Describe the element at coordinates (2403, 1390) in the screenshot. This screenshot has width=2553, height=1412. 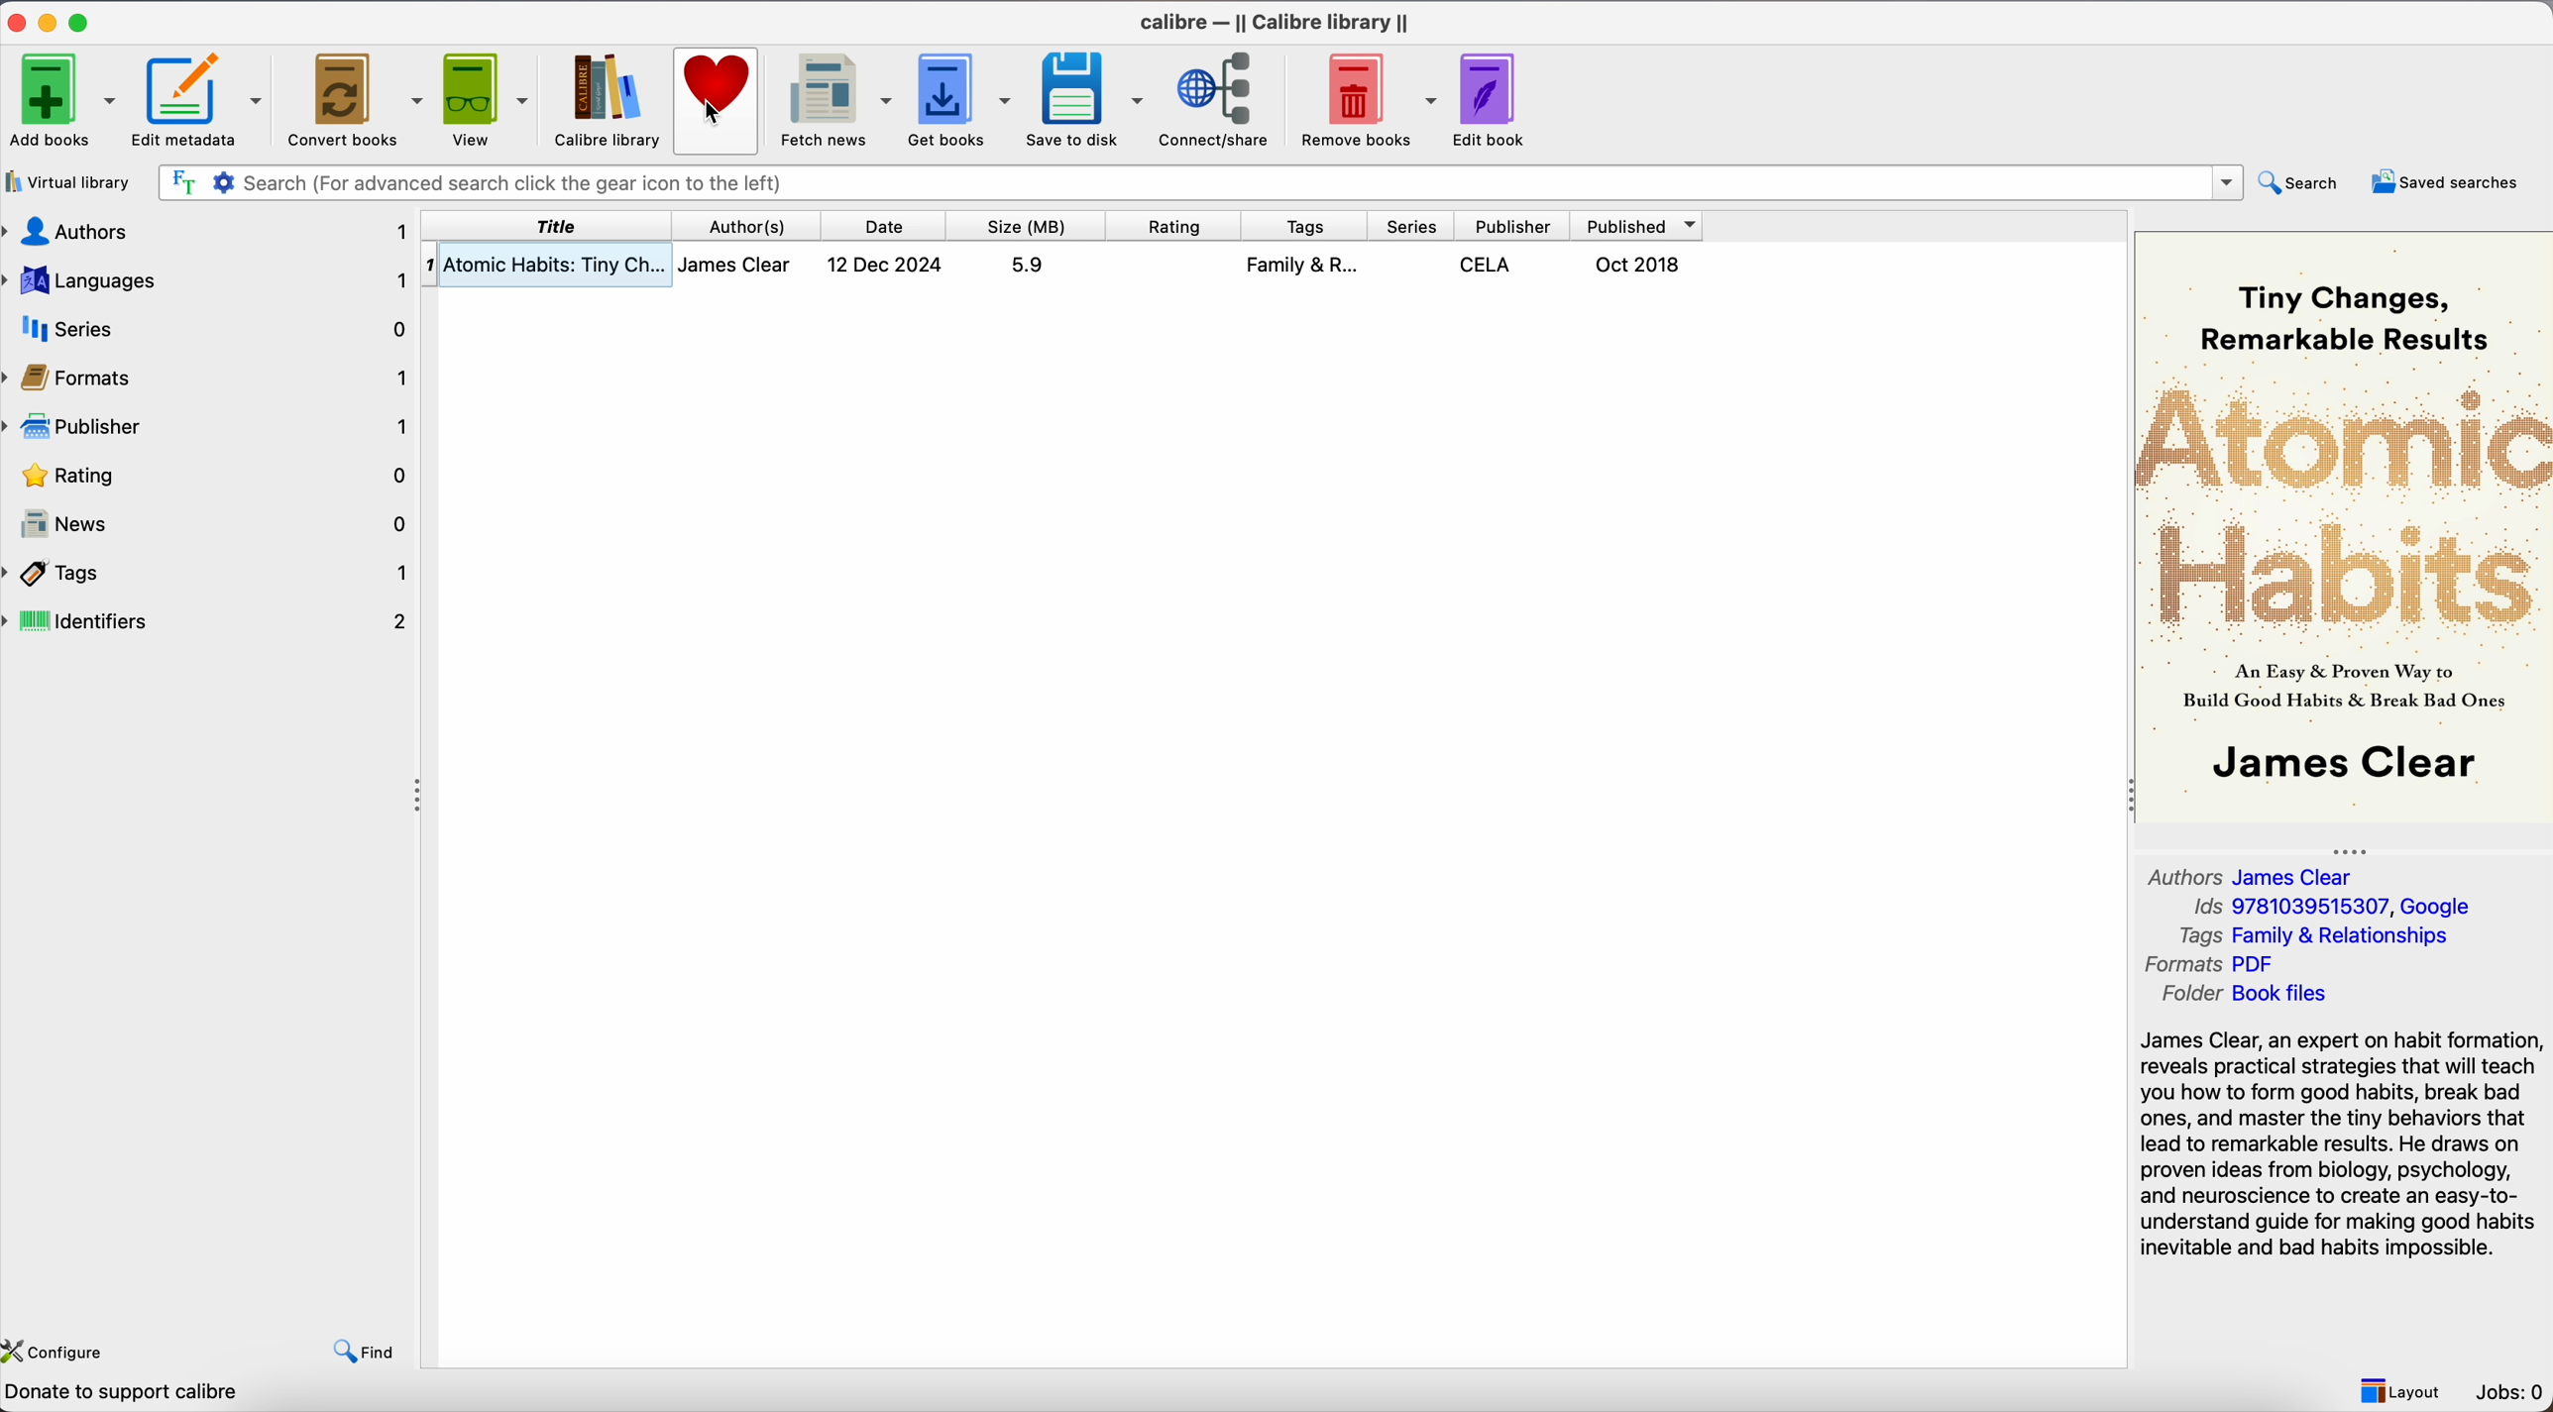
I see `layout` at that location.